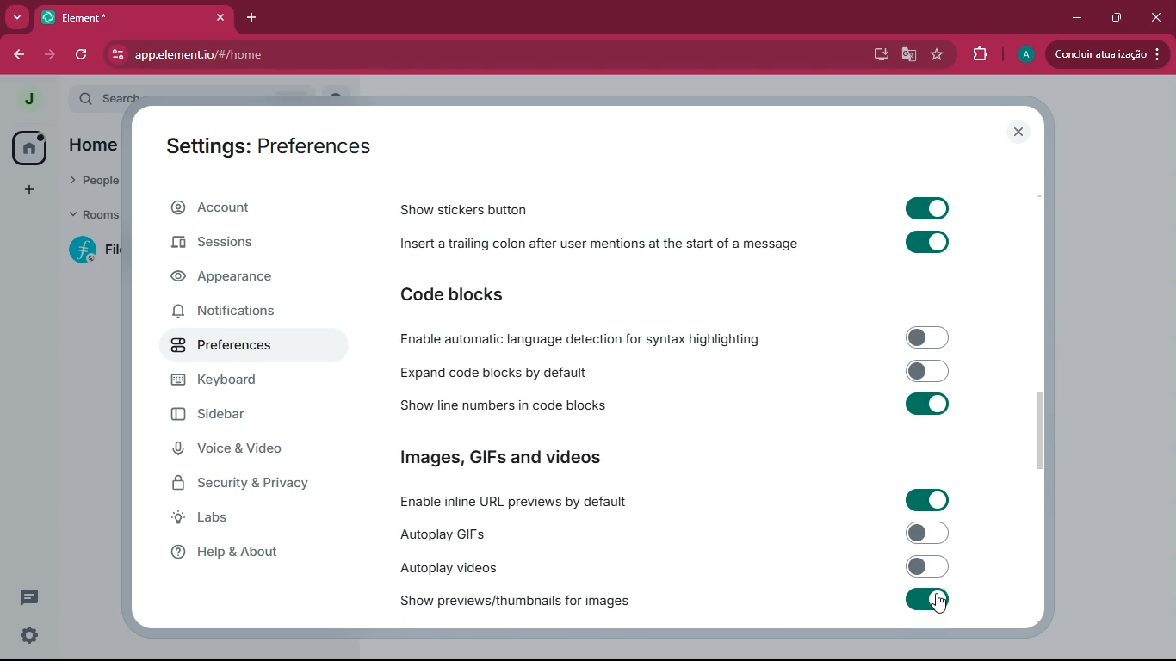 This screenshot has width=1176, height=661. What do you see at coordinates (480, 293) in the screenshot?
I see `Code blocks` at bounding box center [480, 293].